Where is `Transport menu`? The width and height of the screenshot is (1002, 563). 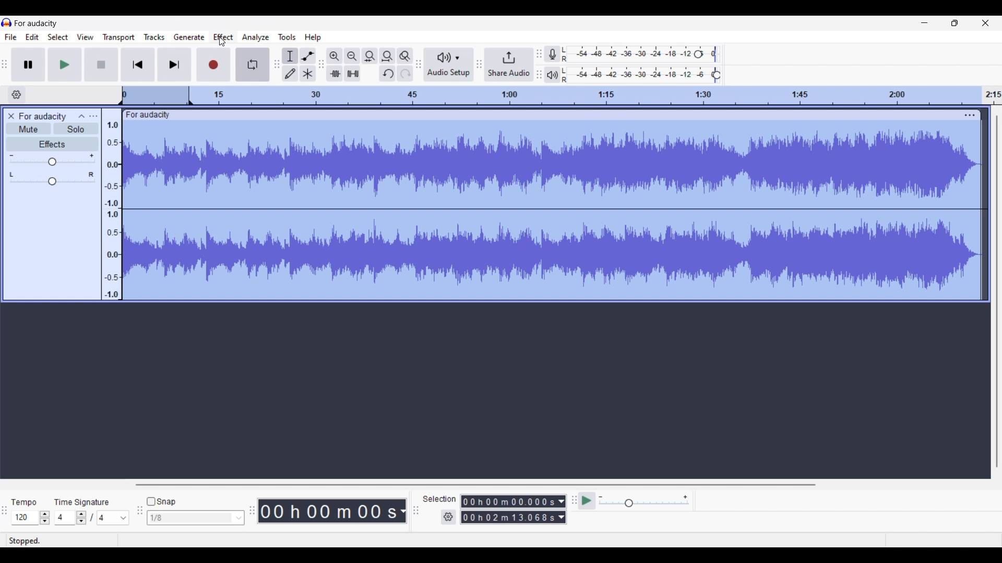 Transport menu is located at coordinates (118, 38).